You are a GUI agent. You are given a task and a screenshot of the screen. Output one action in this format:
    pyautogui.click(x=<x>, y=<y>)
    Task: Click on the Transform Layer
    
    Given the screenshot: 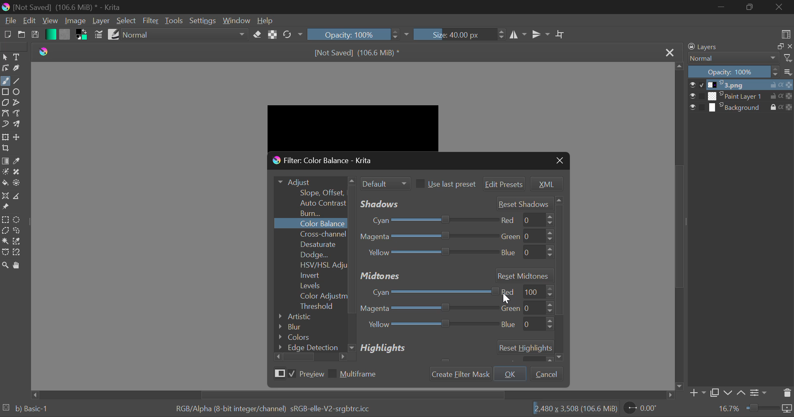 What is the action you would take?
    pyautogui.click(x=5, y=137)
    